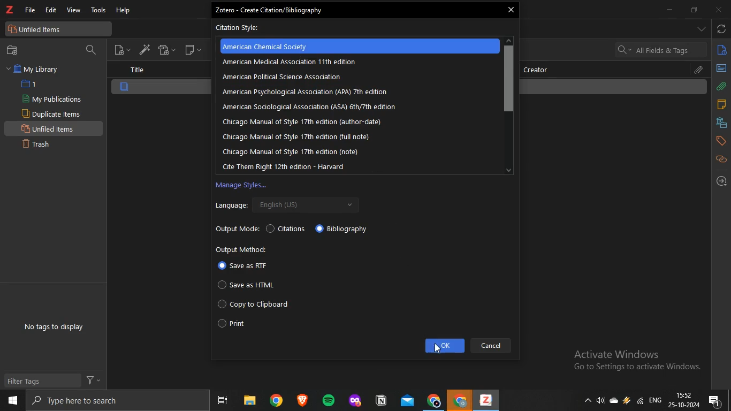 Image resolution: width=731 pixels, height=411 pixels. What do you see at coordinates (244, 267) in the screenshot?
I see `Save as RTF` at bounding box center [244, 267].